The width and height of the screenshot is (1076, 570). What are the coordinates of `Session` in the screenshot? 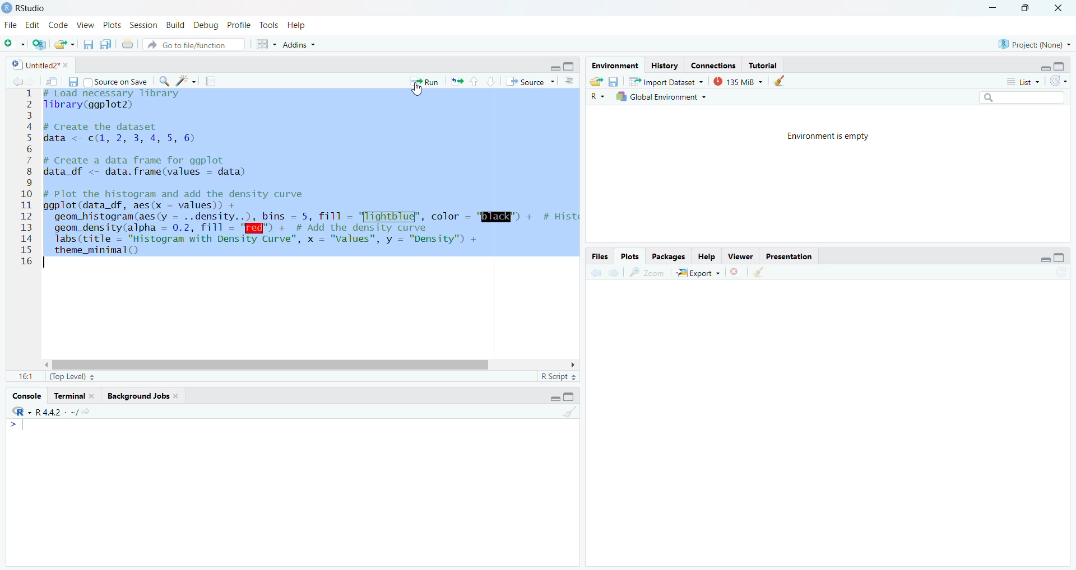 It's located at (145, 24).